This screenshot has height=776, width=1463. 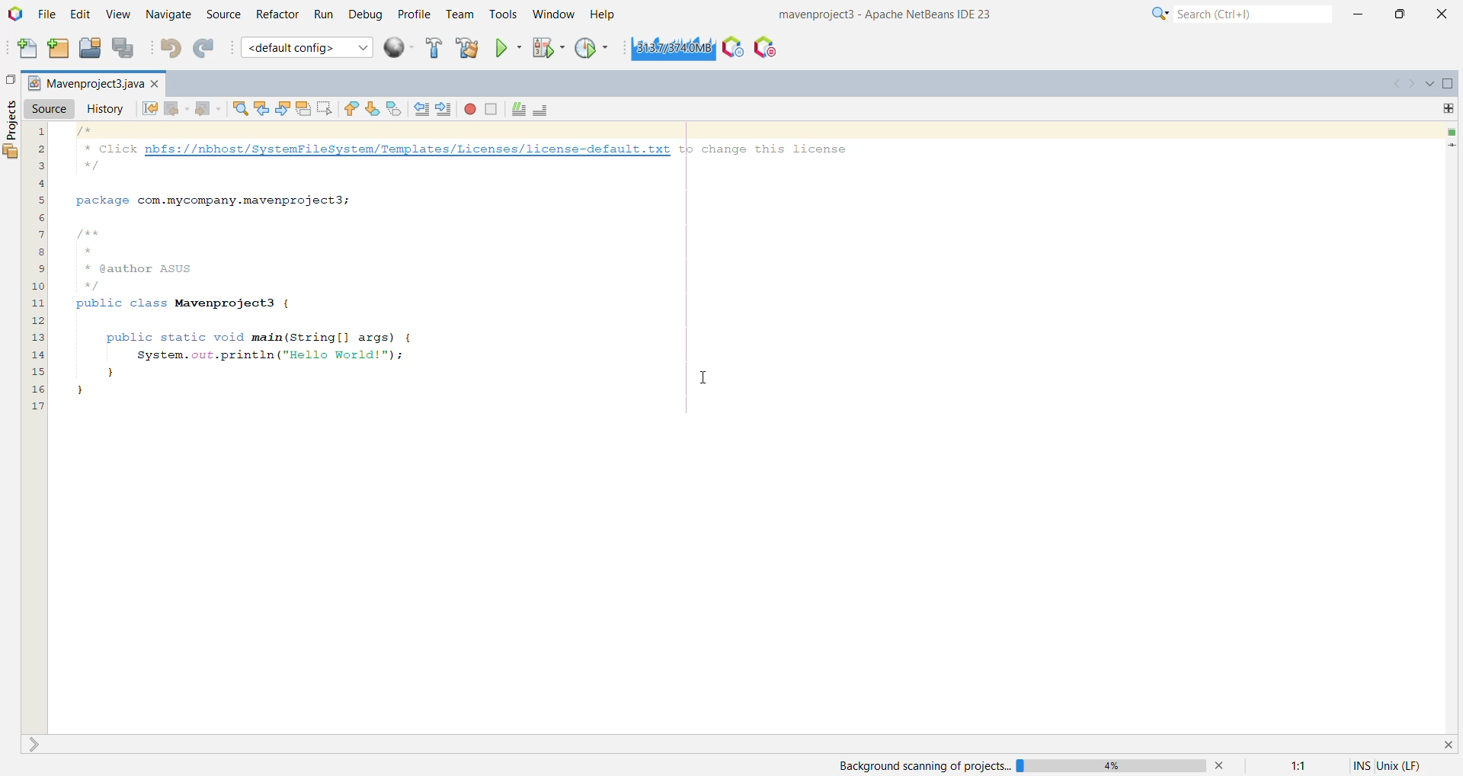 I want to click on Row:Column number of selected line, so click(x=1295, y=767).